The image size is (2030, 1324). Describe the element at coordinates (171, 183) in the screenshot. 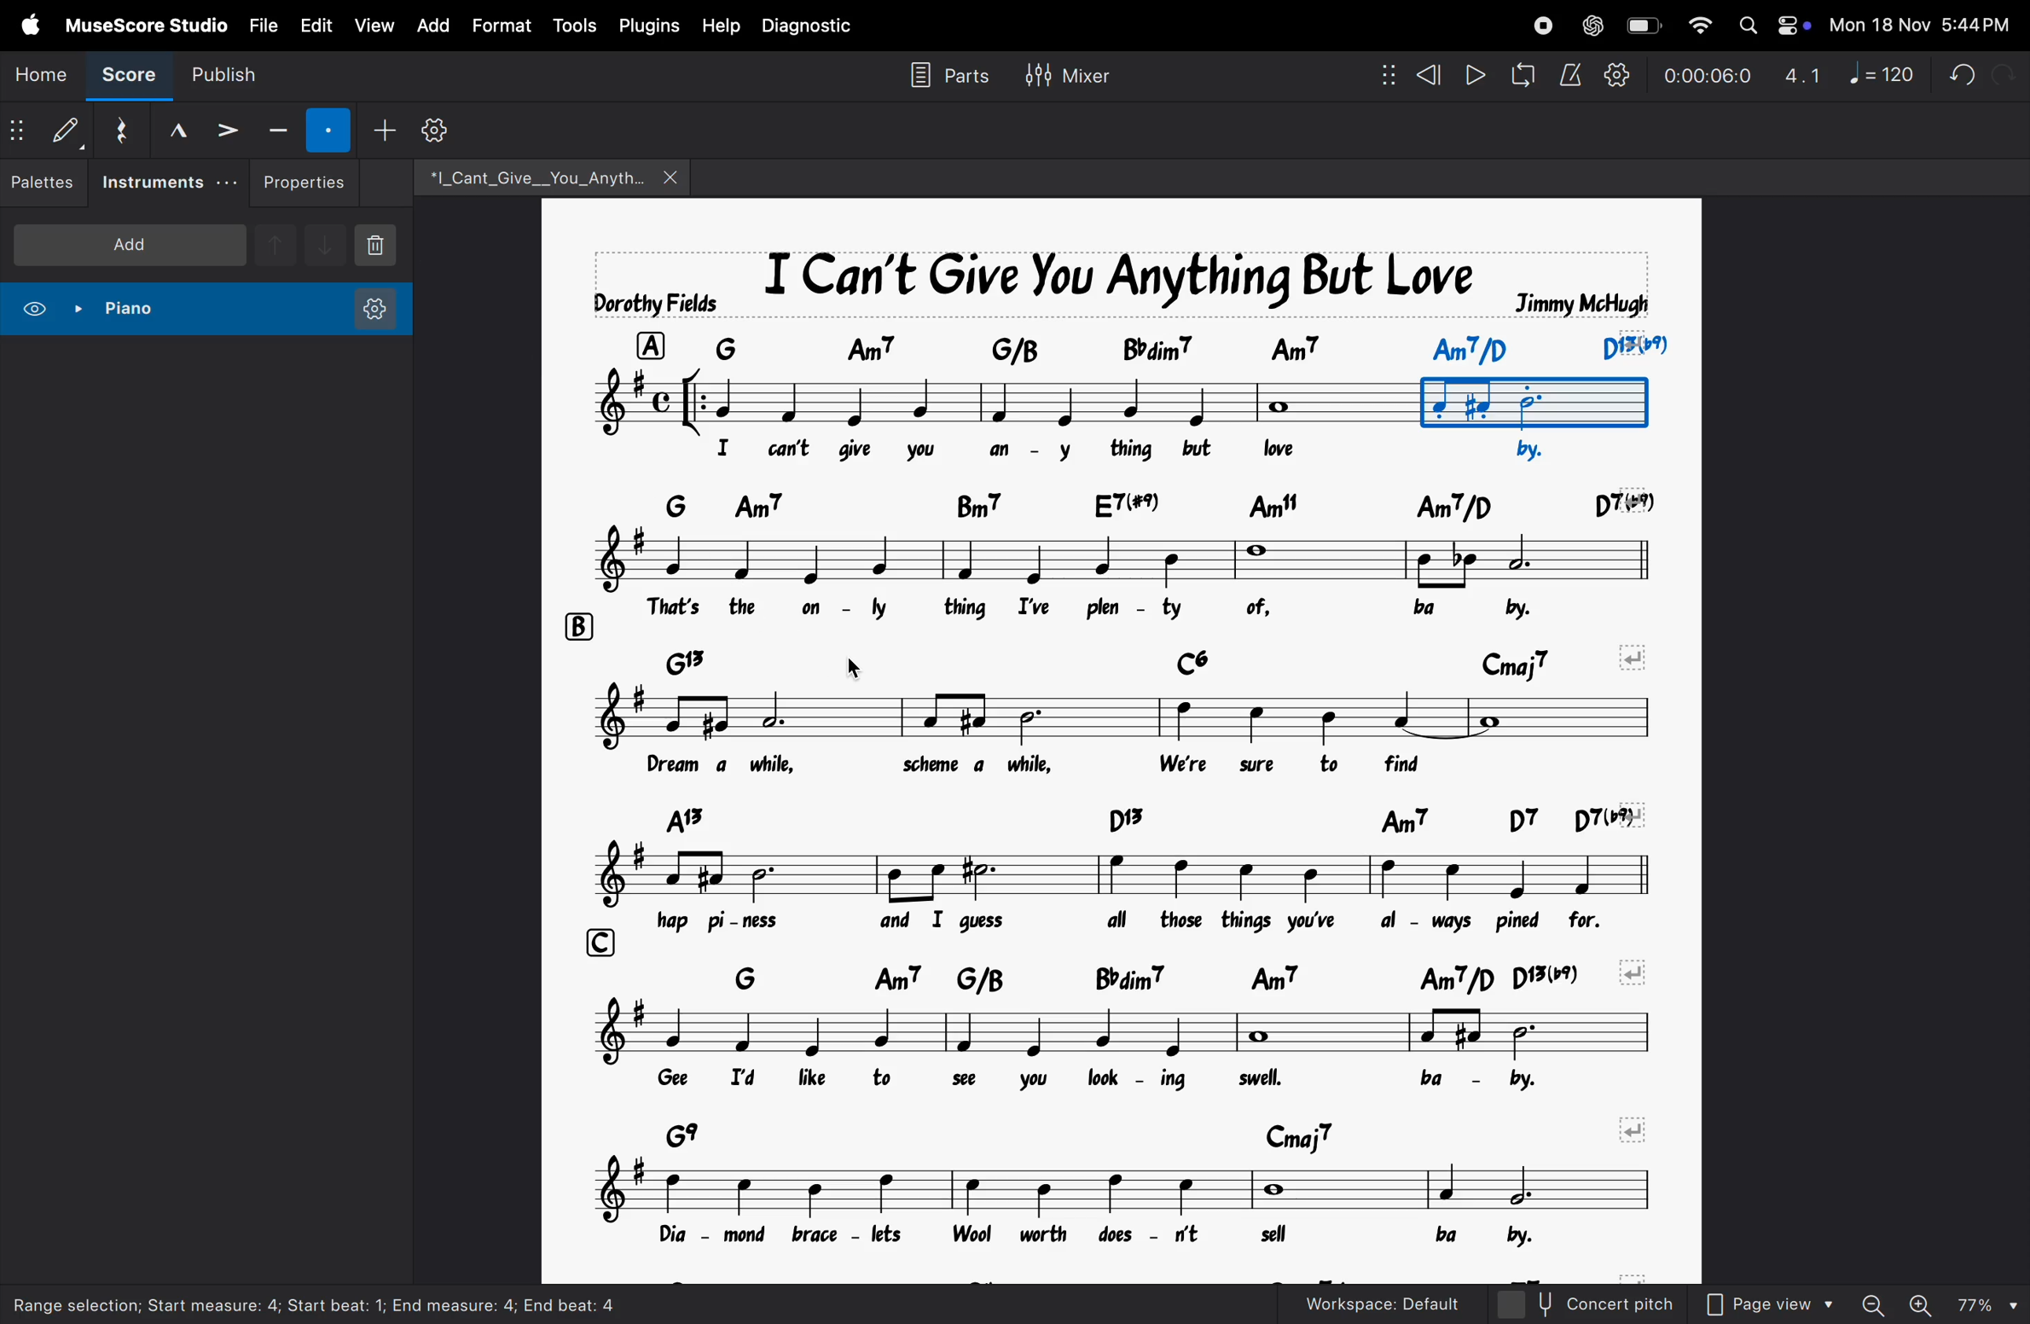

I see `instruments` at that location.